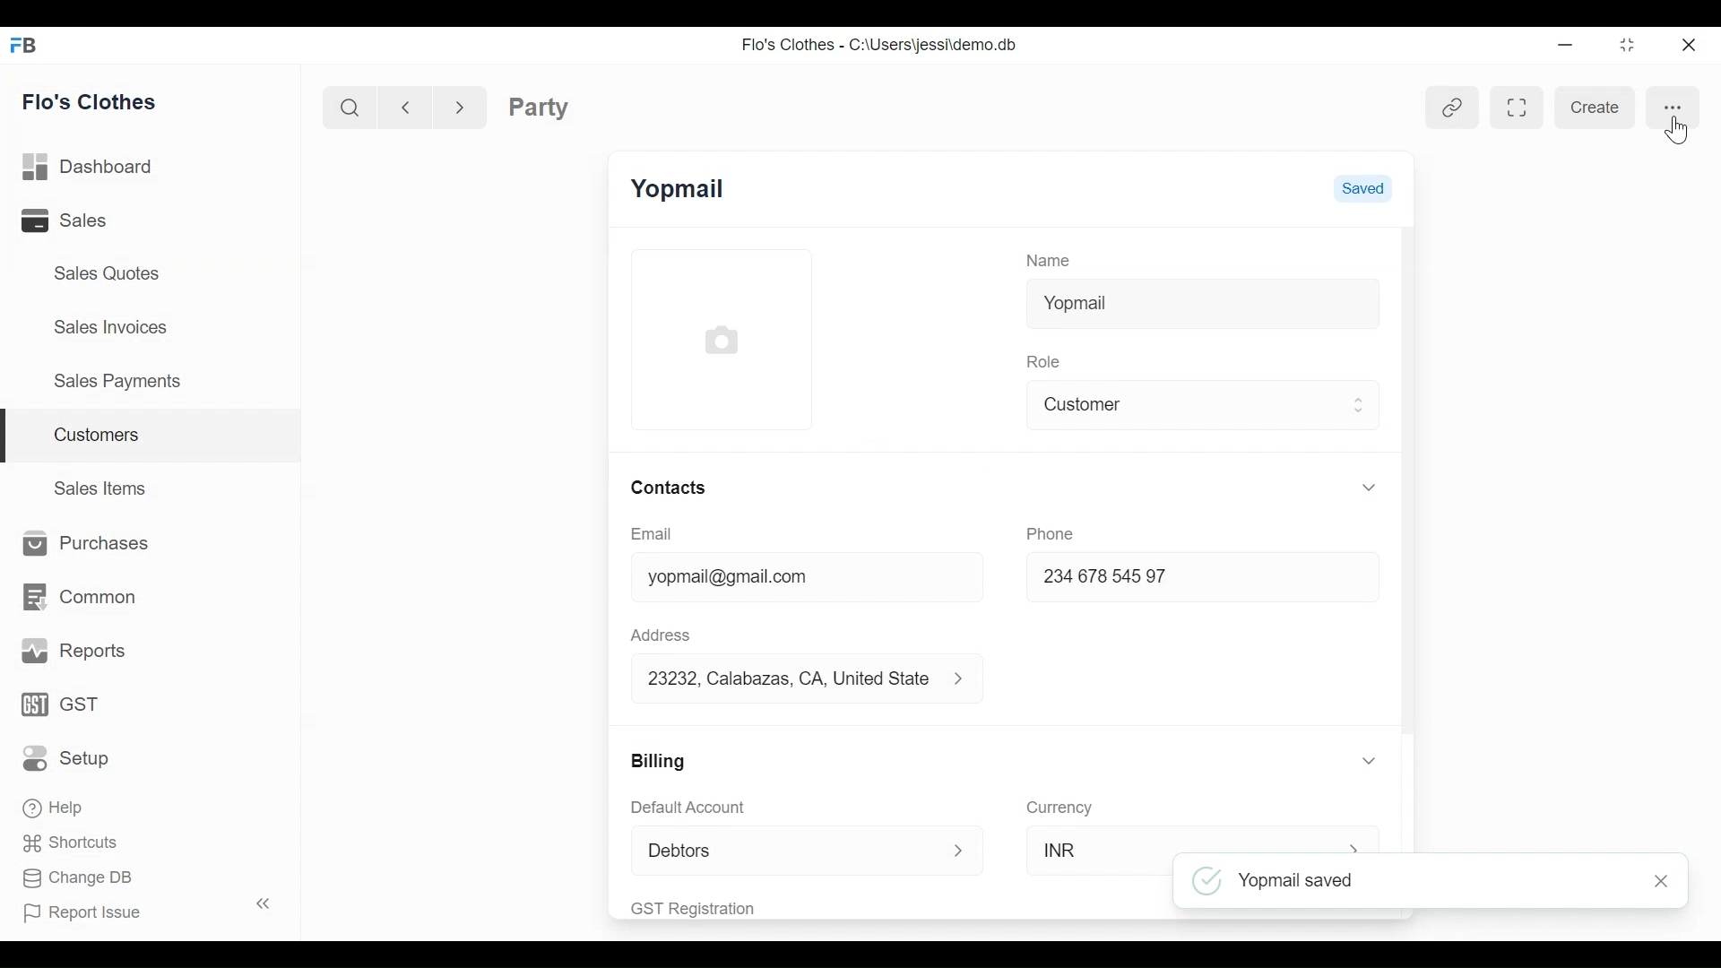 The width and height of the screenshot is (1721, 968). Describe the element at coordinates (93, 168) in the screenshot. I see `Dashboard` at that location.